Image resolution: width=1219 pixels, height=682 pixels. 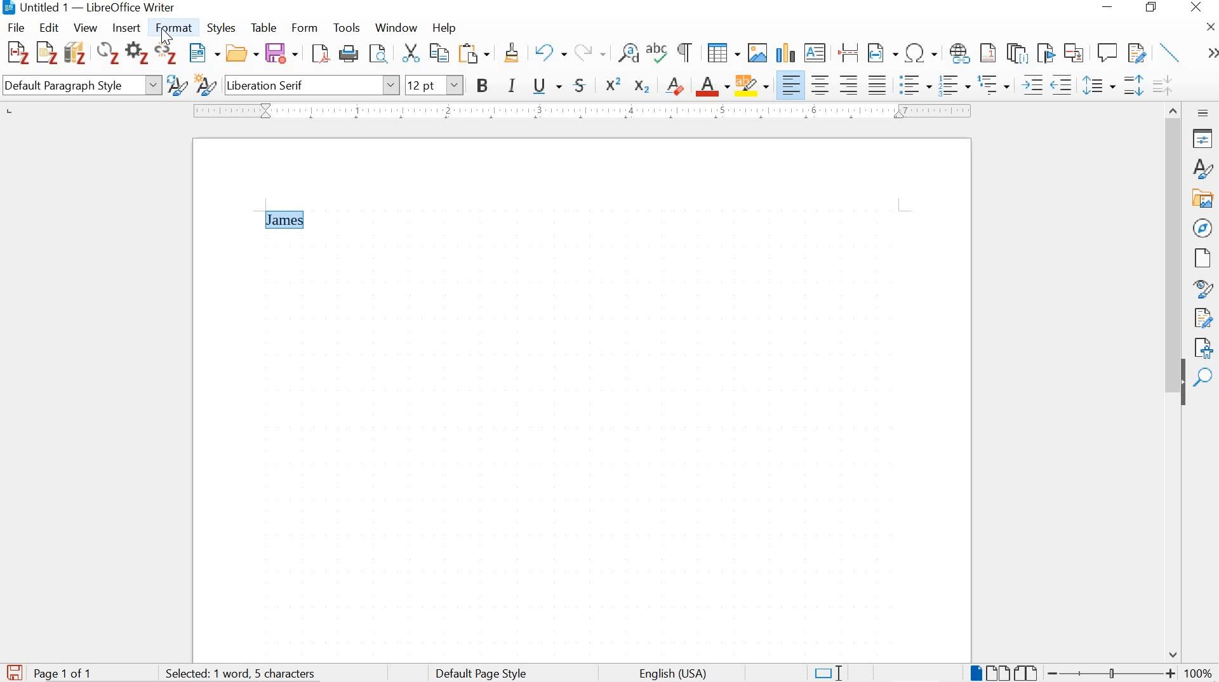 What do you see at coordinates (995, 86) in the screenshot?
I see `outline format` at bounding box center [995, 86].